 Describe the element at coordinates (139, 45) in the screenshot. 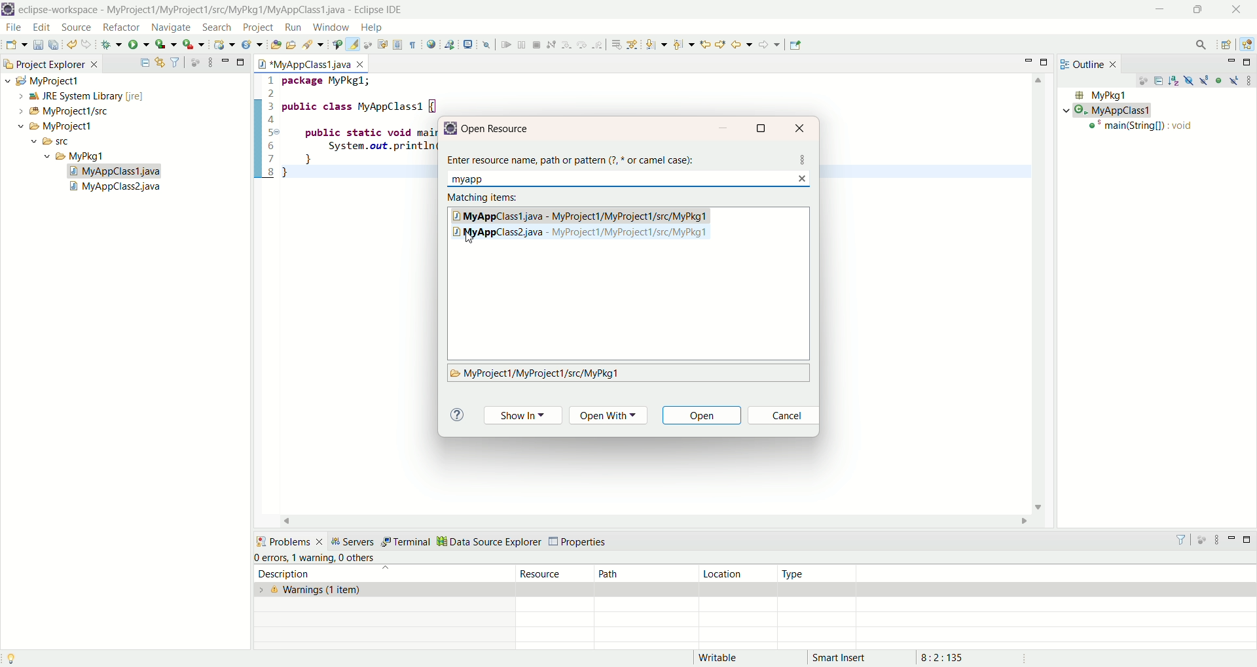

I see `run` at that location.